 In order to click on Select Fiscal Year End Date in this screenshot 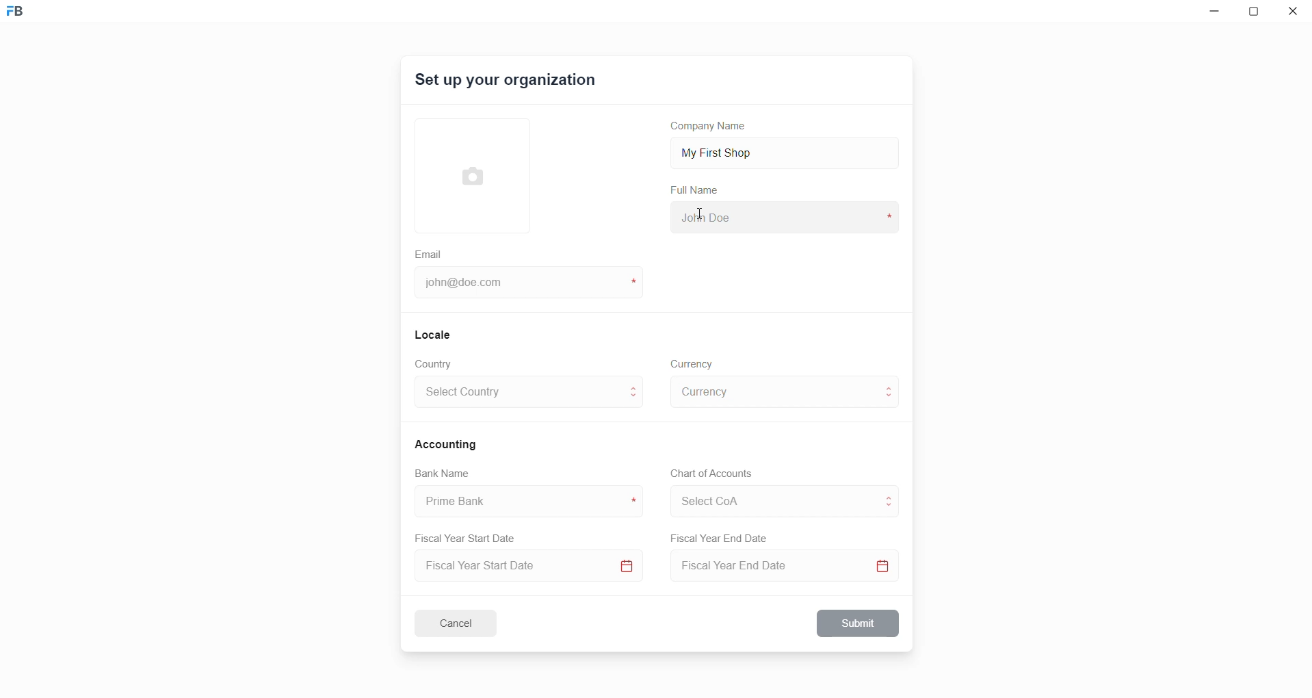, I will do `click(789, 569)`.